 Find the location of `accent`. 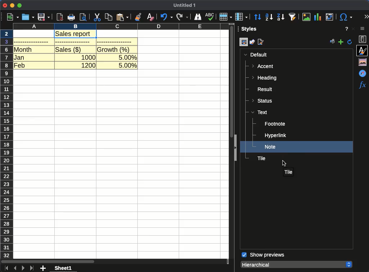

accent is located at coordinates (263, 66).